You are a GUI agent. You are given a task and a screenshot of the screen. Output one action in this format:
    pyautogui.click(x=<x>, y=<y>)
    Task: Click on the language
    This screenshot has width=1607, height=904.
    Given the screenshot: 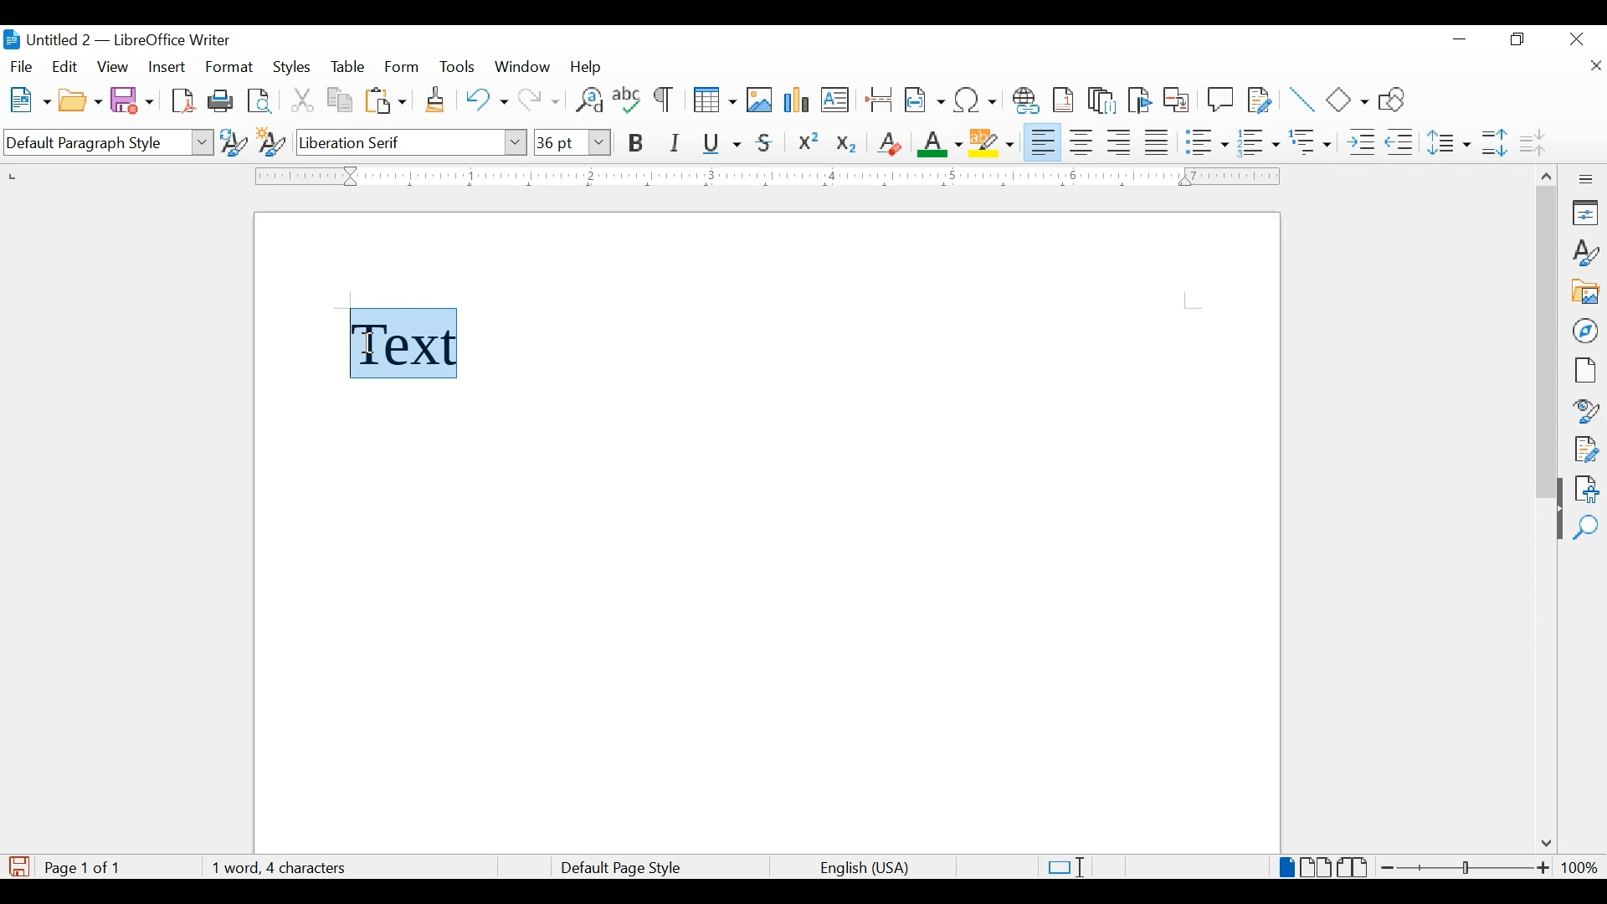 What is the action you would take?
    pyautogui.click(x=866, y=869)
    